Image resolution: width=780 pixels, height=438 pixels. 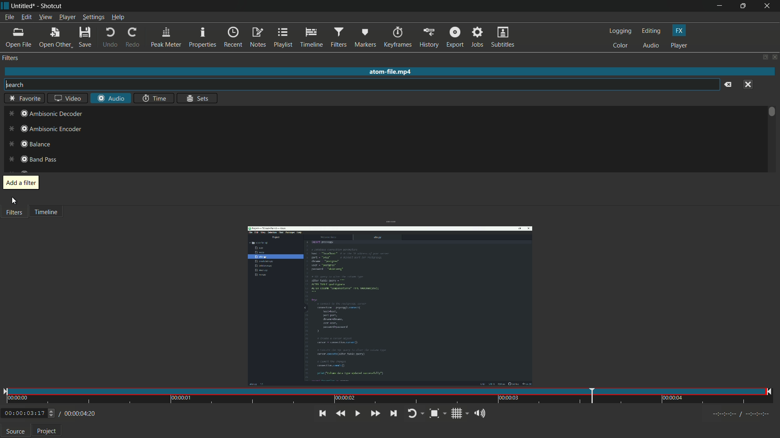 What do you see at coordinates (153, 98) in the screenshot?
I see `time` at bounding box center [153, 98].